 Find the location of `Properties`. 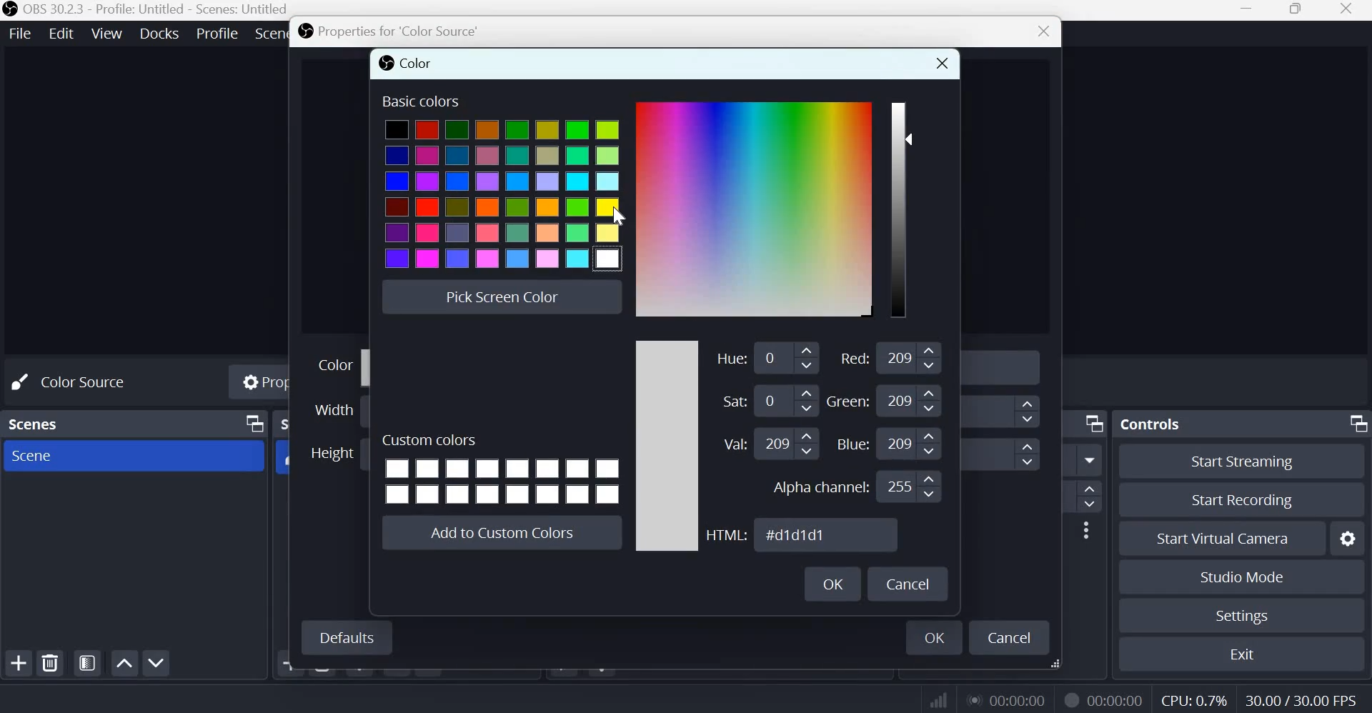

Properties is located at coordinates (261, 384).